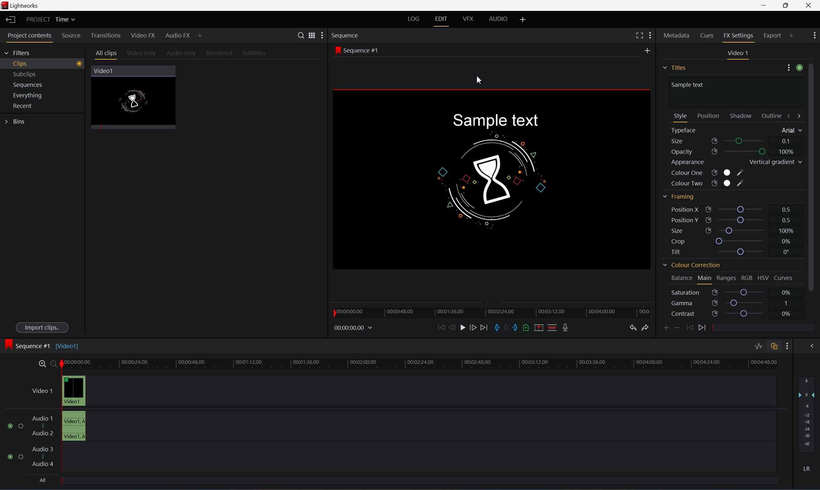  I want to click on slider, so click(743, 252).